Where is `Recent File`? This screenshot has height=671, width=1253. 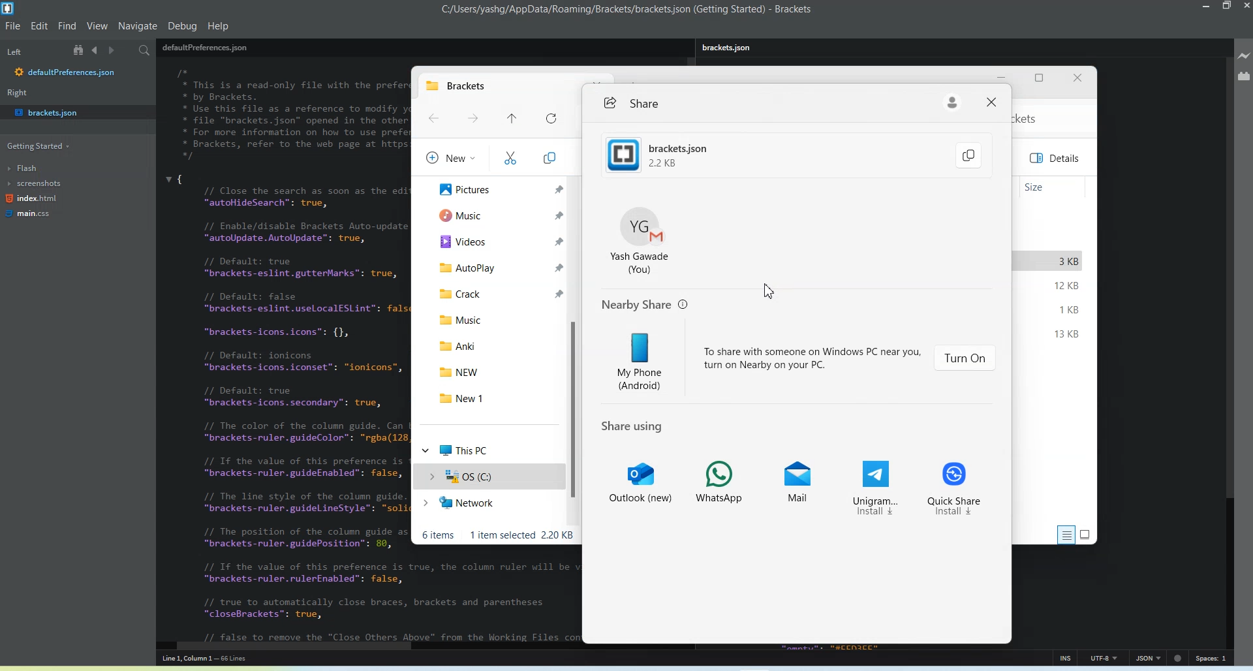 Recent File is located at coordinates (511, 119).